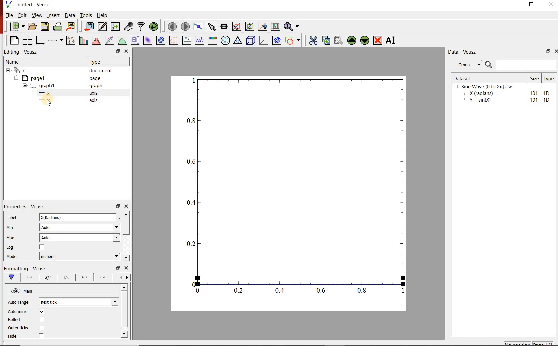  Describe the element at coordinates (118, 268) in the screenshot. I see `Min/Max` at that location.